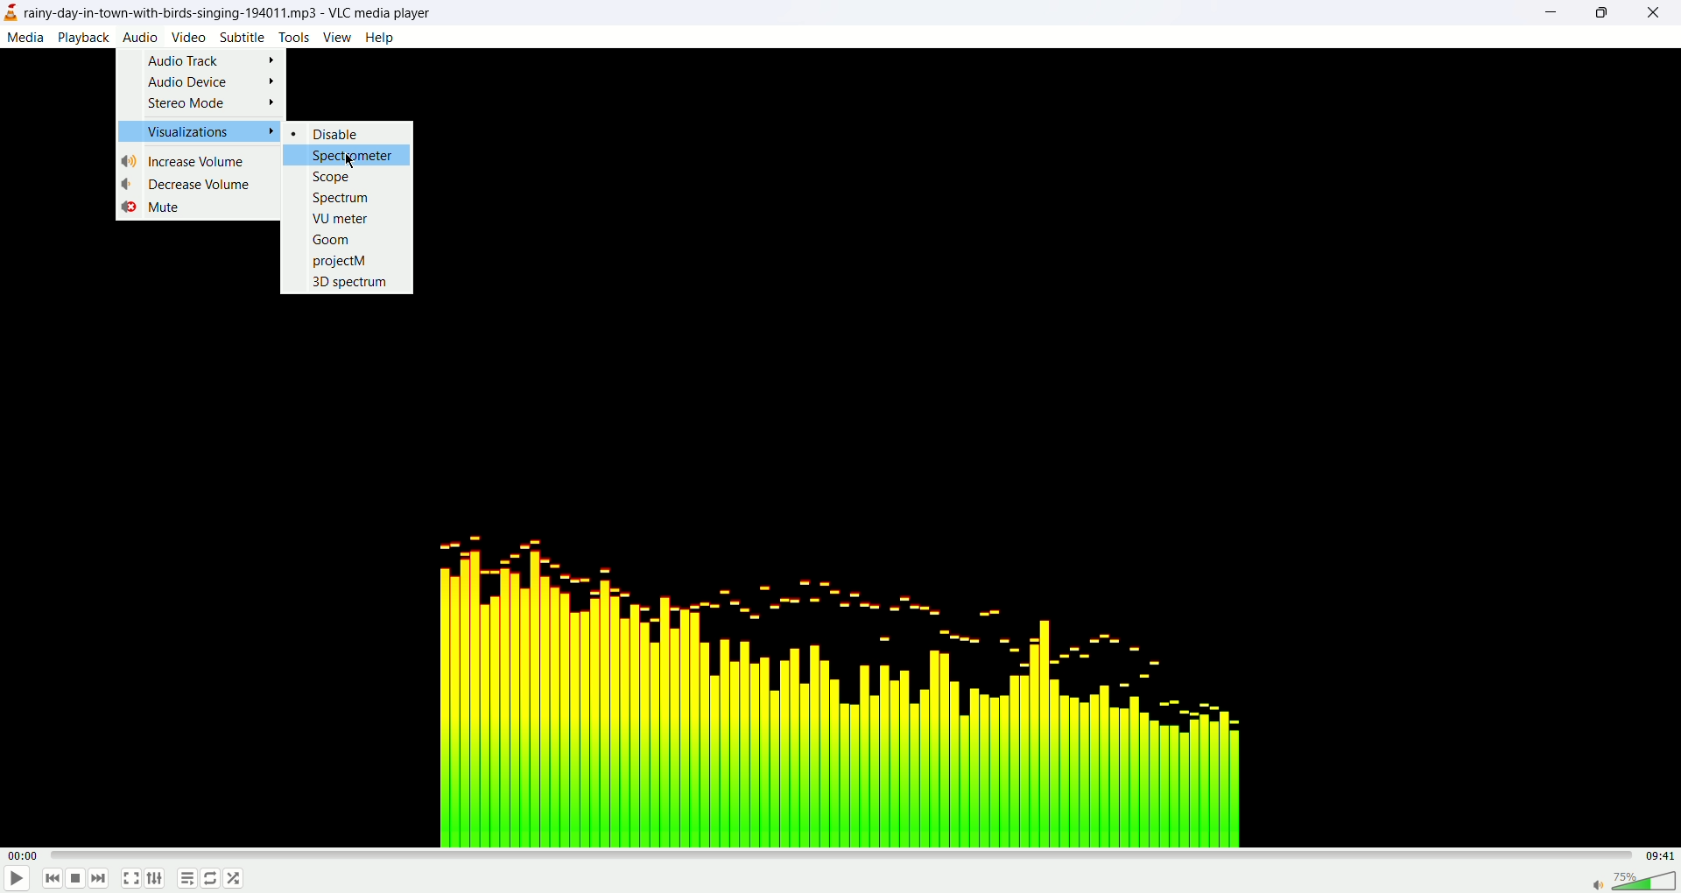  What do you see at coordinates (829, 685) in the screenshot?
I see `audio tune image` at bounding box center [829, 685].